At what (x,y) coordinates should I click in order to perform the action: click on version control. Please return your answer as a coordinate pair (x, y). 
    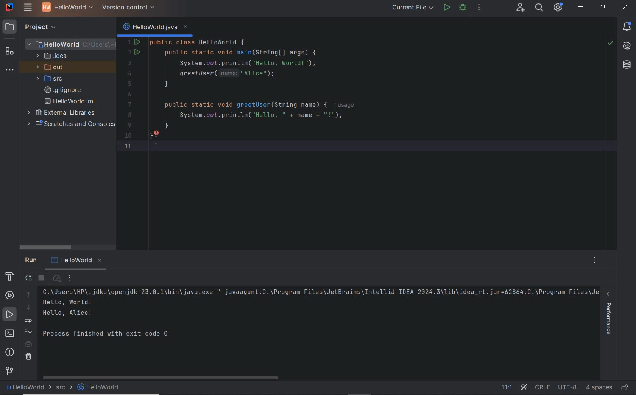
    Looking at the image, I should click on (129, 8).